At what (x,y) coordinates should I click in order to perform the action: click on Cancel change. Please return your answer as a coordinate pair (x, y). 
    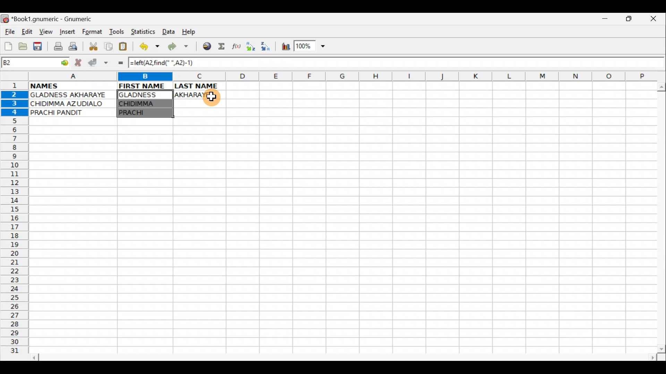
    Looking at the image, I should click on (80, 61).